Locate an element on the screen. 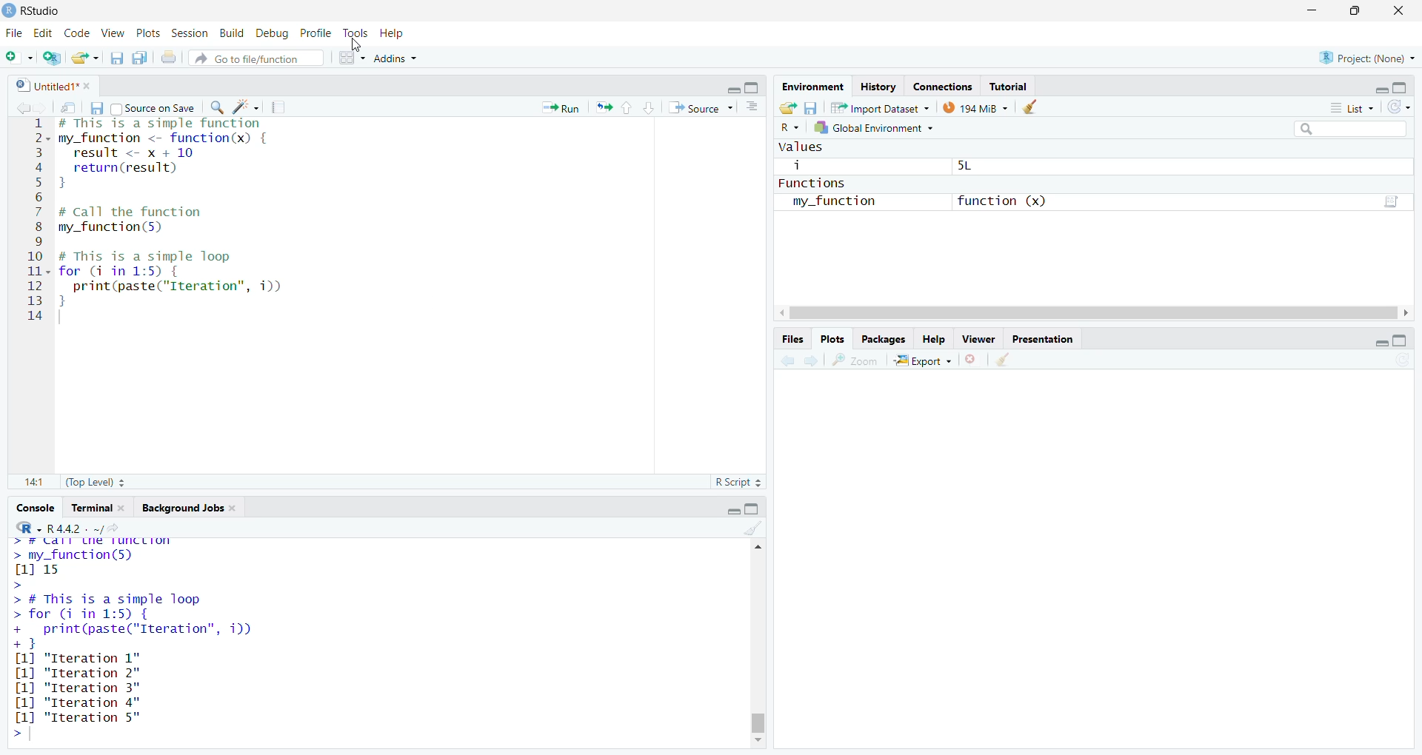 Image resolution: width=1422 pixels, height=755 pixels. project: (None) is located at coordinates (1368, 58).